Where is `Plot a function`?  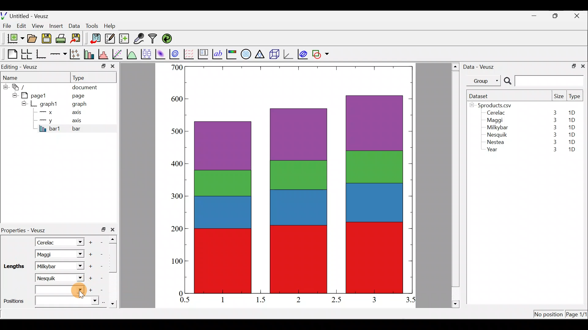 Plot a function is located at coordinates (132, 54).